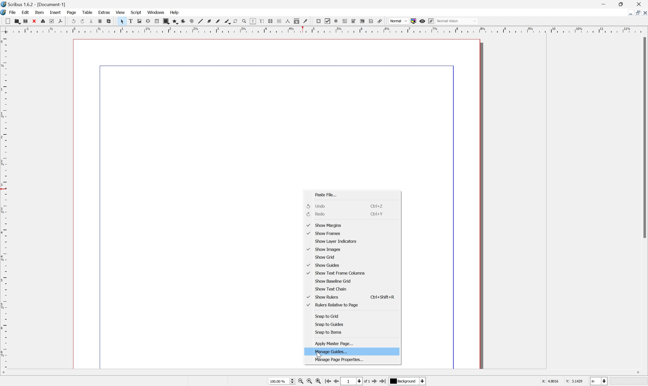 The height and width of the screenshot is (386, 648). What do you see at coordinates (109, 21) in the screenshot?
I see `paste` at bounding box center [109, 21].